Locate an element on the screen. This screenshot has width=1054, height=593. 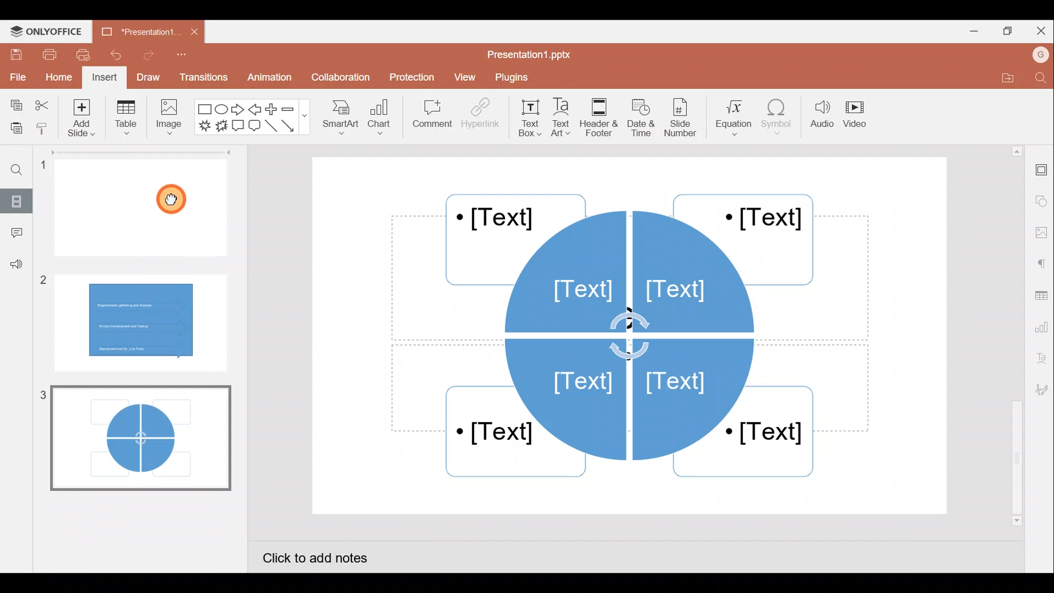
Protection is located at coordinates (410, 75).